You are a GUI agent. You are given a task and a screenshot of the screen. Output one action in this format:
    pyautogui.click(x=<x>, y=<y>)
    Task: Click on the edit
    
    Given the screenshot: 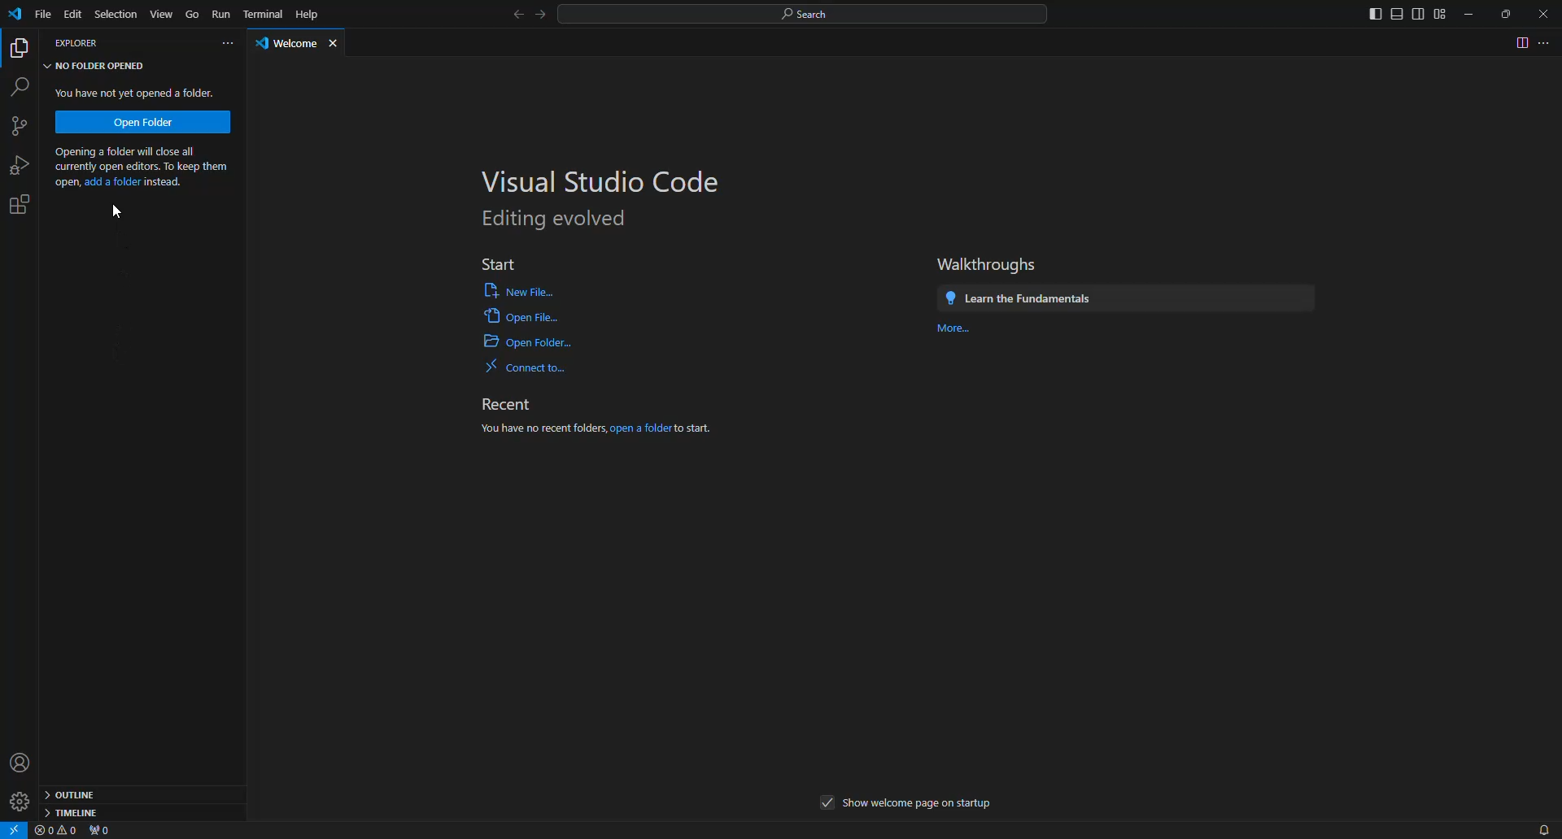 What is the action you would take?
    pyautogui.click(x=74, y=15)
    